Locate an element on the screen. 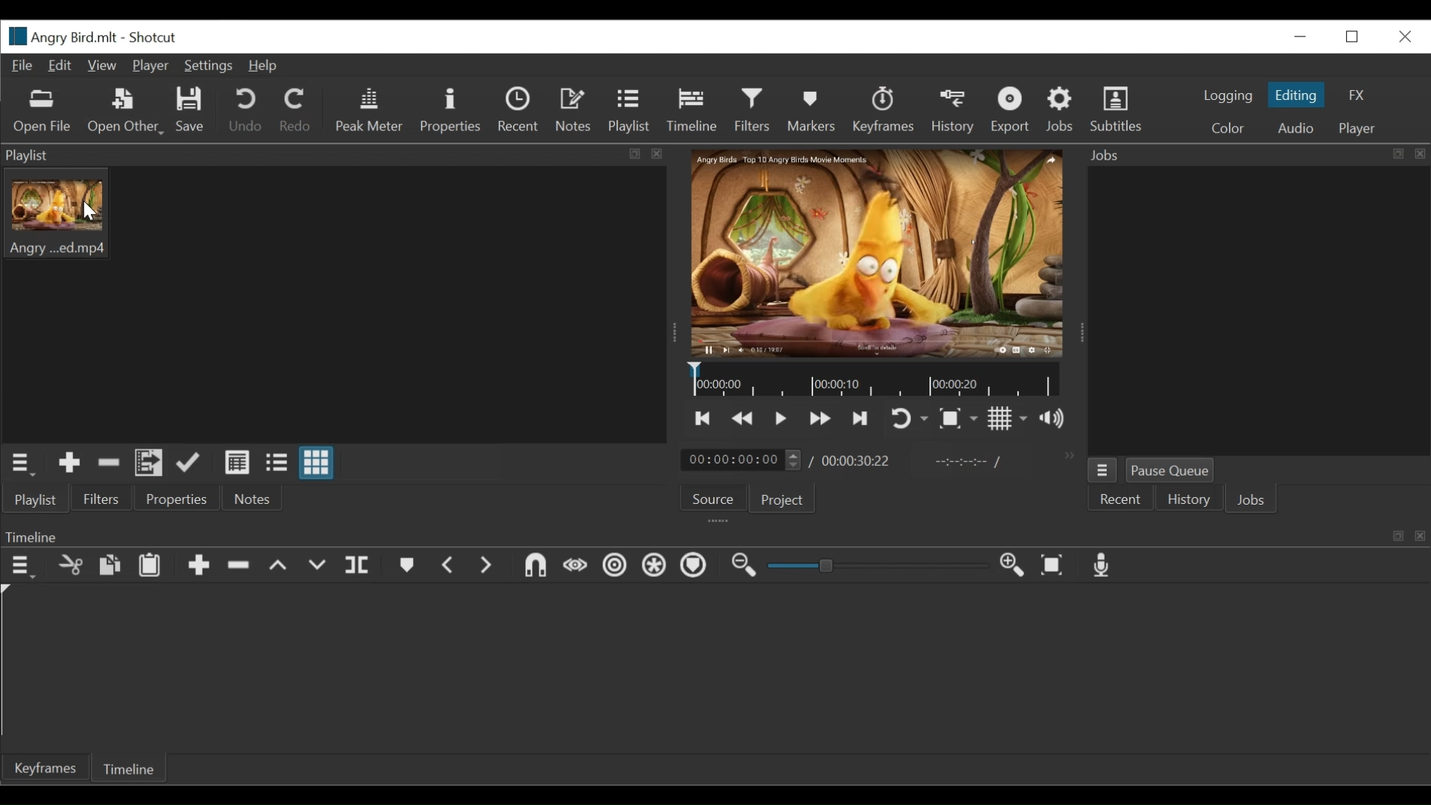 The width and height of the screenshot is (1431, 805). Redo is located at coordinates (294, 110).